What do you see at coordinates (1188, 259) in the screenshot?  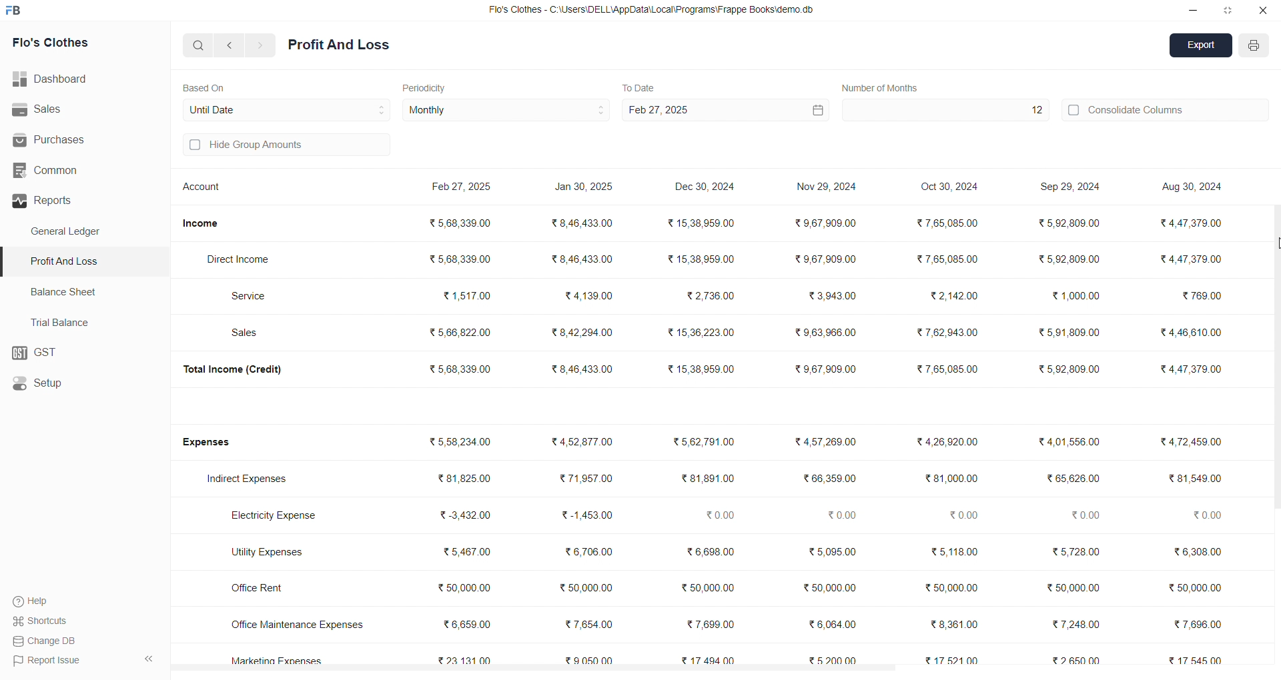 I see `₹ 4,47,379.00` at bounding box center [1188, 259].